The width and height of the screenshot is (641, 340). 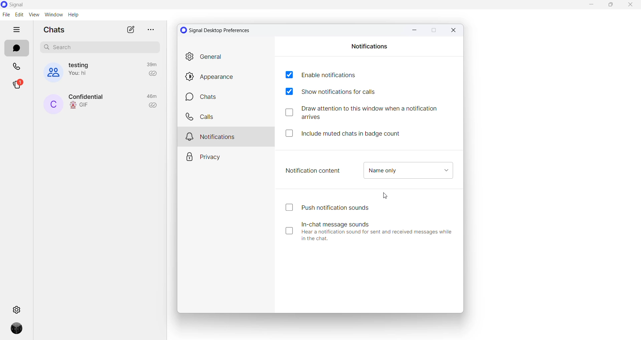 What do you see at coordinates (313, 170) in the screenshot?
I see `notification content` at bounding box center [313, 170].